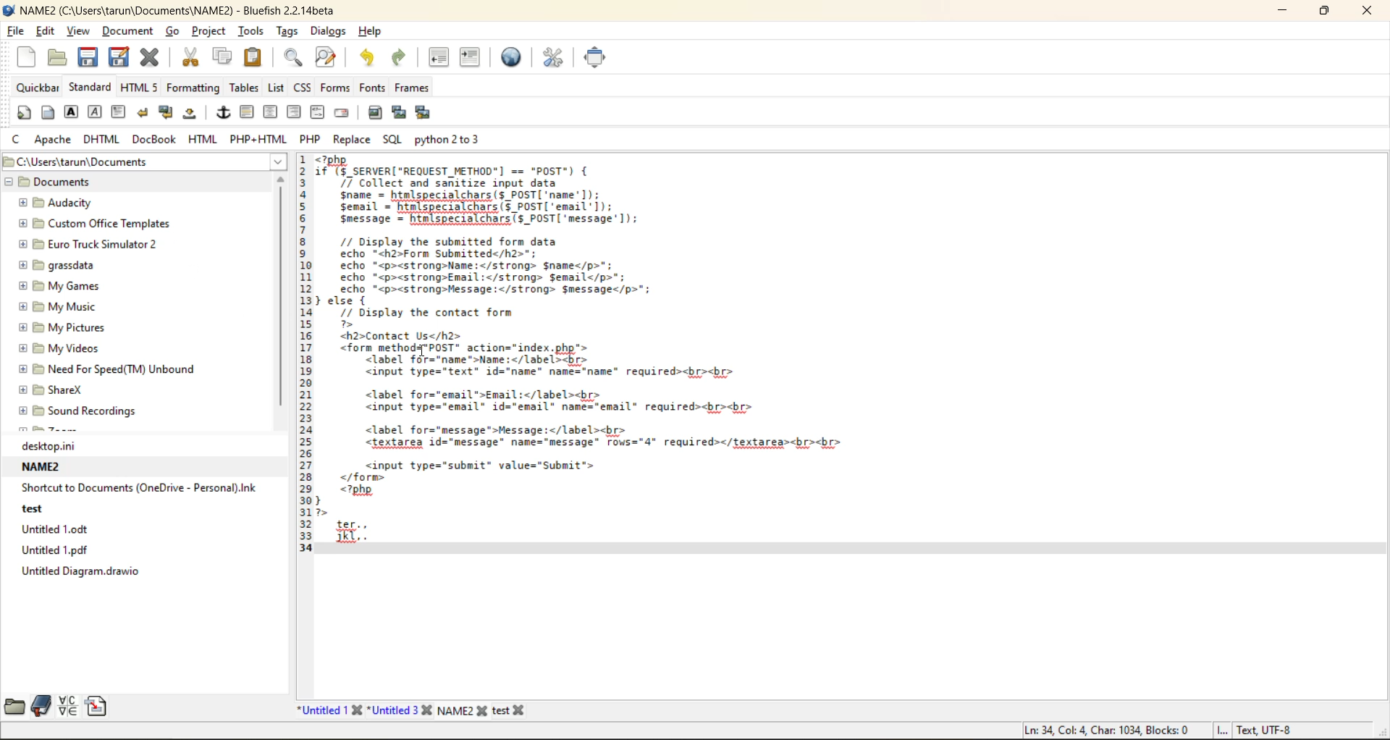  I want to click on file name and app name, so click(173, 9).